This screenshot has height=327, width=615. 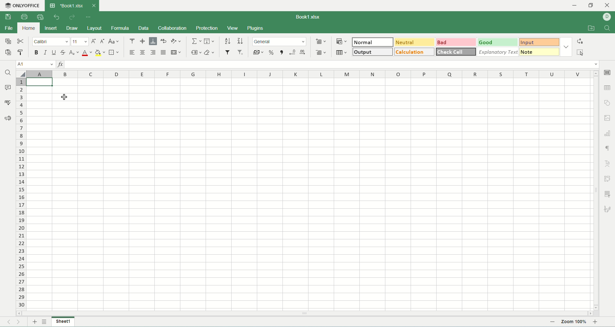 I want to click on table setting, so click(x=608, y=87).